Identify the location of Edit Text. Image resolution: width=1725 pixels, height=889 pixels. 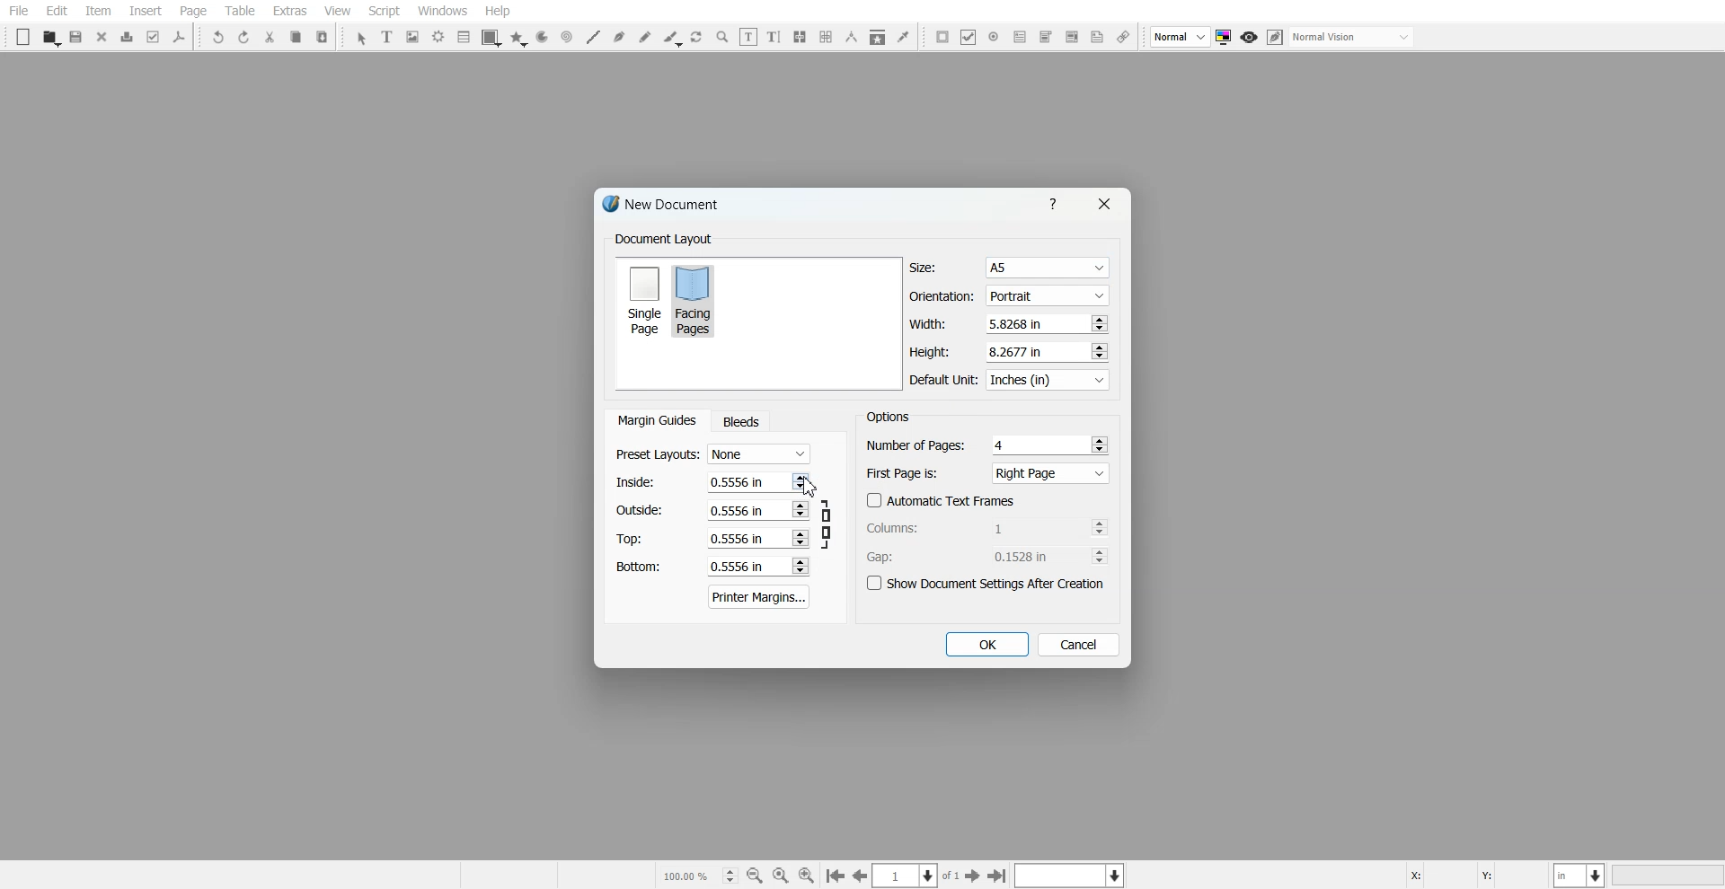
(774, 37).